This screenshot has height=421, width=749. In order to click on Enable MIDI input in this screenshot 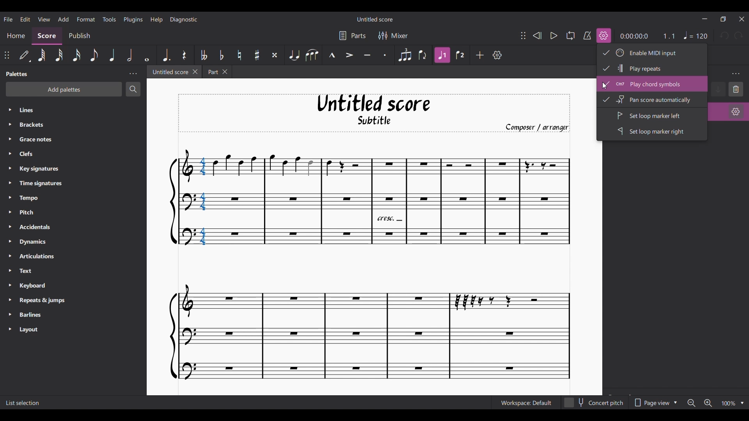, I will do `click(659, 53)`.